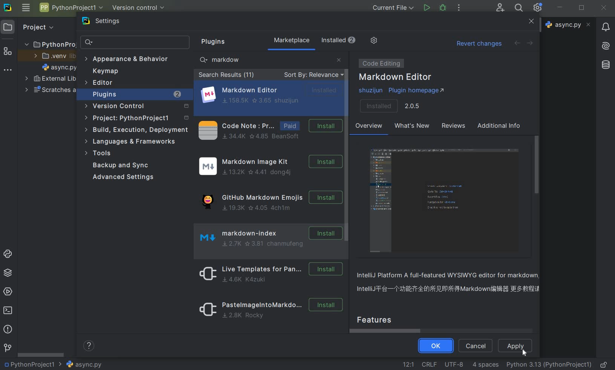  Describe the element at coordinates (268, 130) in the screenshot. I see `code note` at that location.